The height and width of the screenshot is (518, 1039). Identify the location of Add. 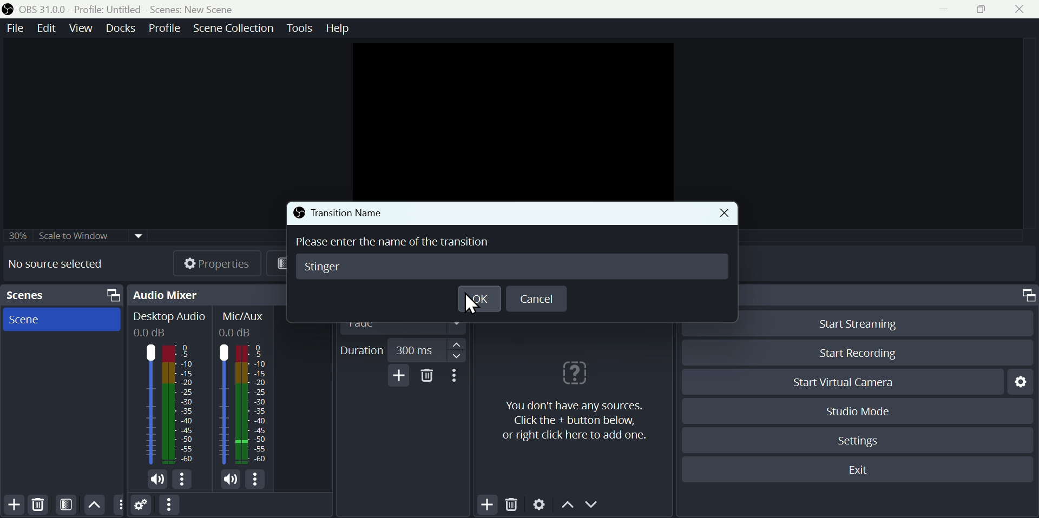
(488, 504).